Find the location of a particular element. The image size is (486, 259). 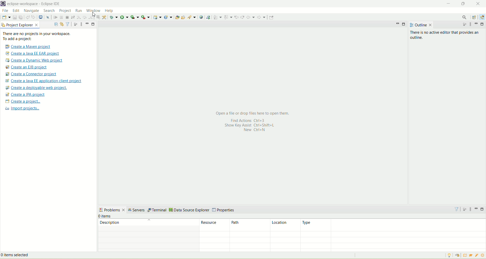

properties is located at coordinates (225, 209).